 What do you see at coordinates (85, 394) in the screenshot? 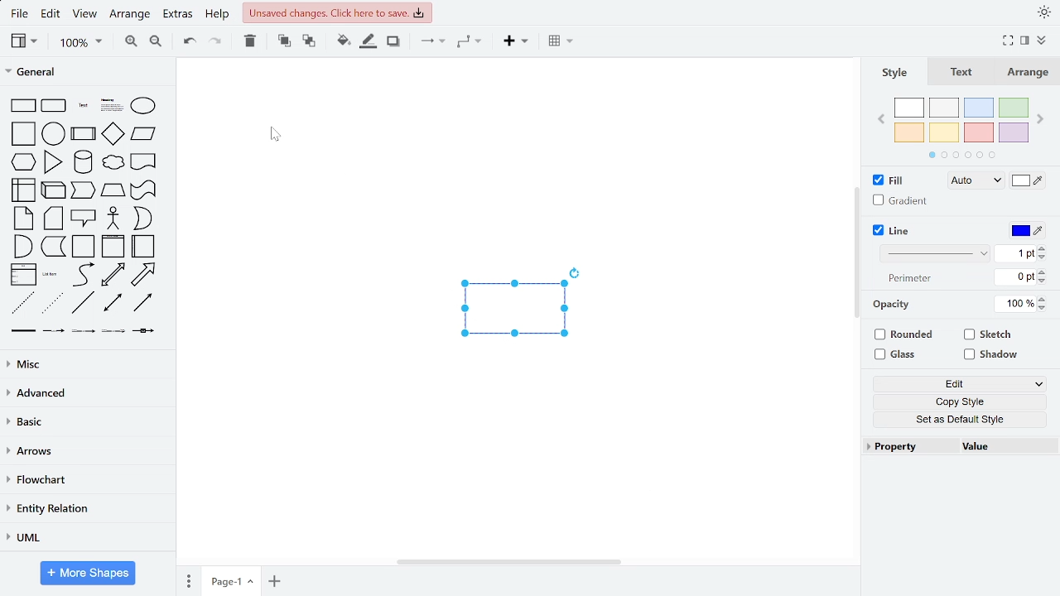
I see `advanced` at bounding box center [85, 394].